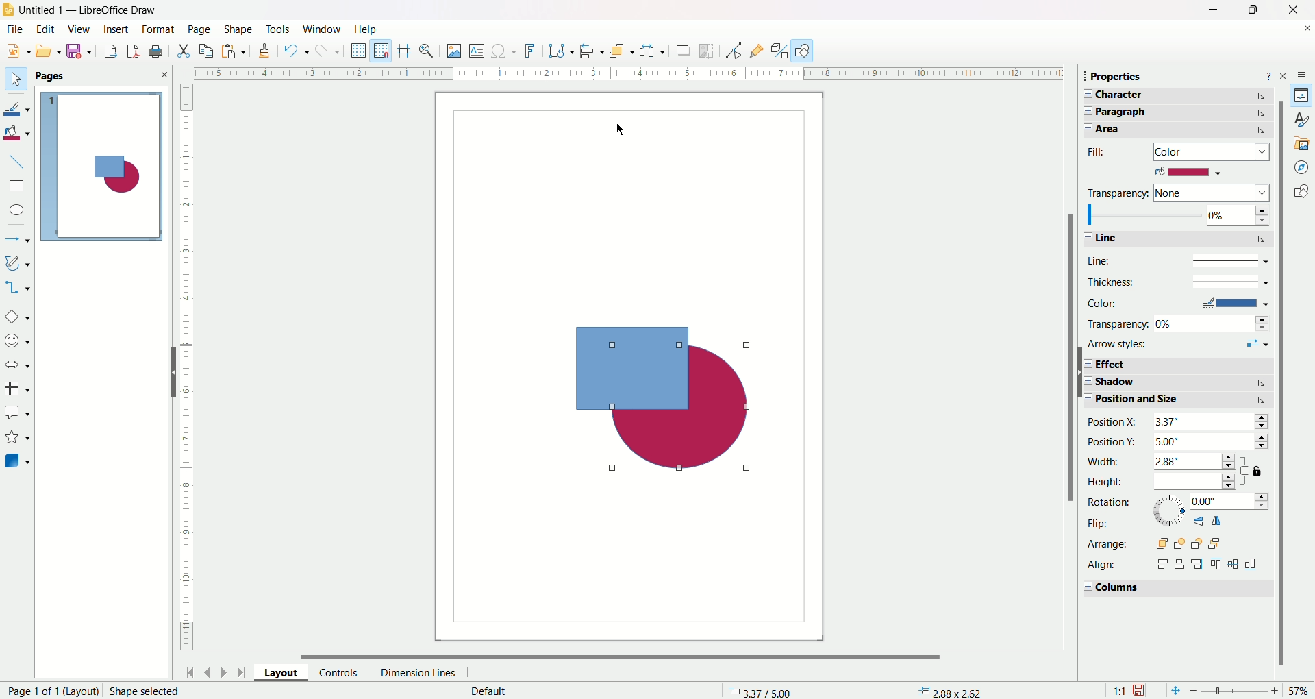  Describe the element at coordinates (18, 236) in the screenshot. I see `lines and arrows` at that location.